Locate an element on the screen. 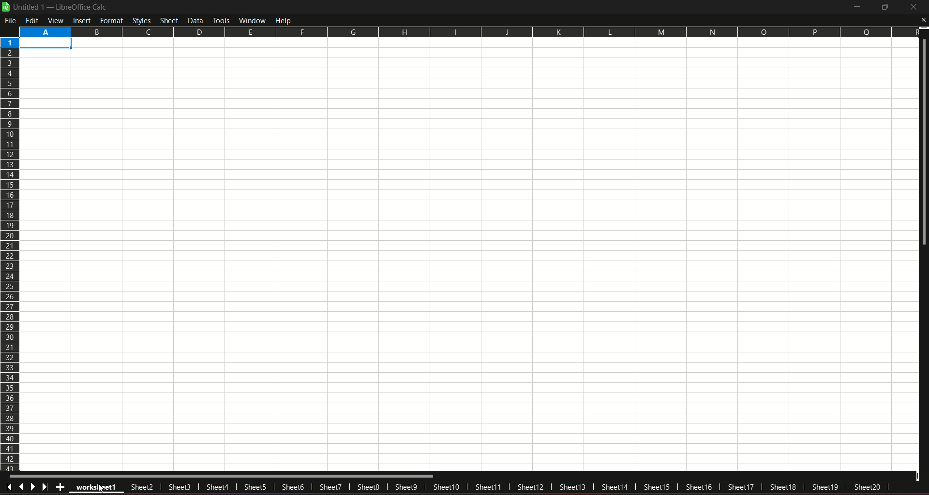  file is located at coordinates (12, 20).